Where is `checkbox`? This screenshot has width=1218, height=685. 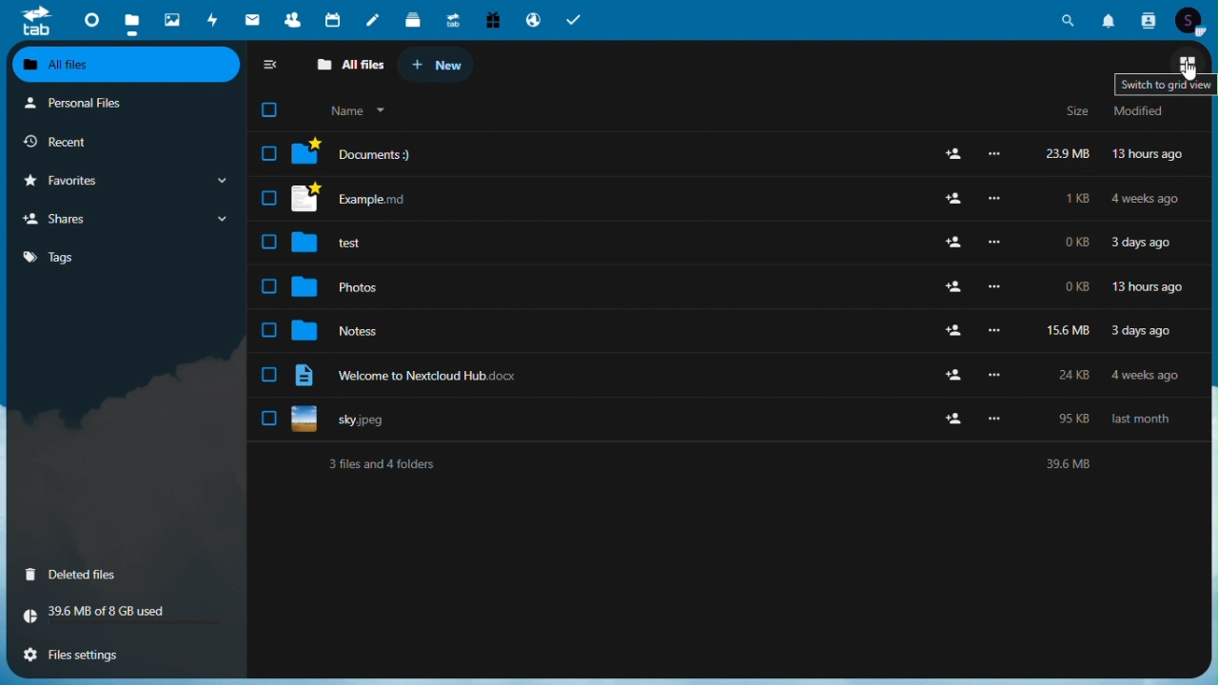 checkbox is located at coordinates (266, 286).